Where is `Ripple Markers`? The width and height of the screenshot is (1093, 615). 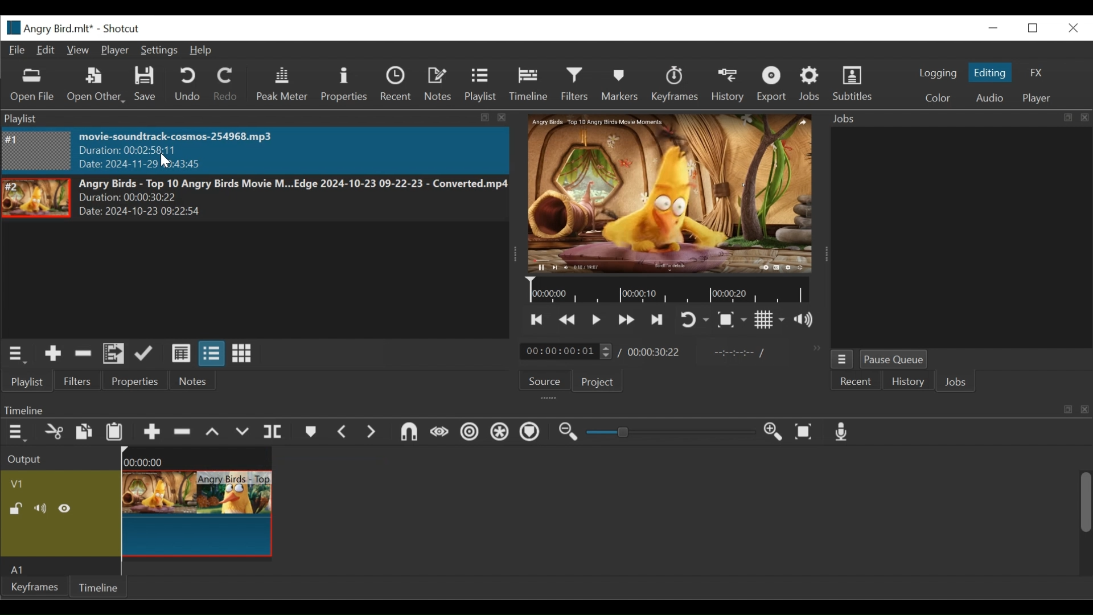 Ripple Markers is located at coordinates (530, 434).